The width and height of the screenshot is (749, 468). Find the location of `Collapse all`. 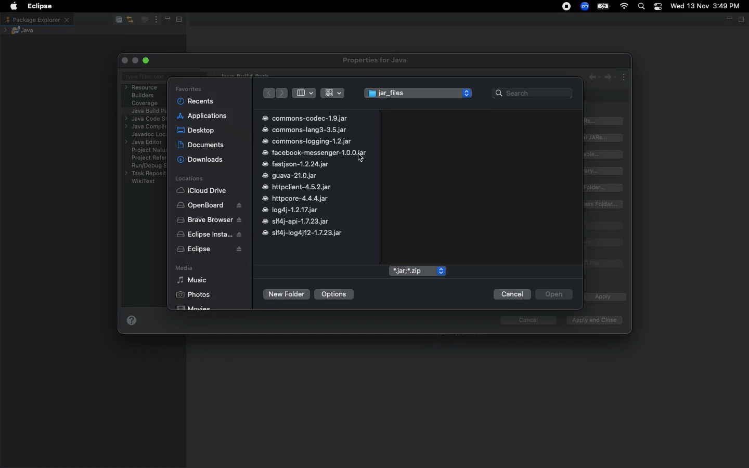

Collapse all is located at coordinates (118, 20).